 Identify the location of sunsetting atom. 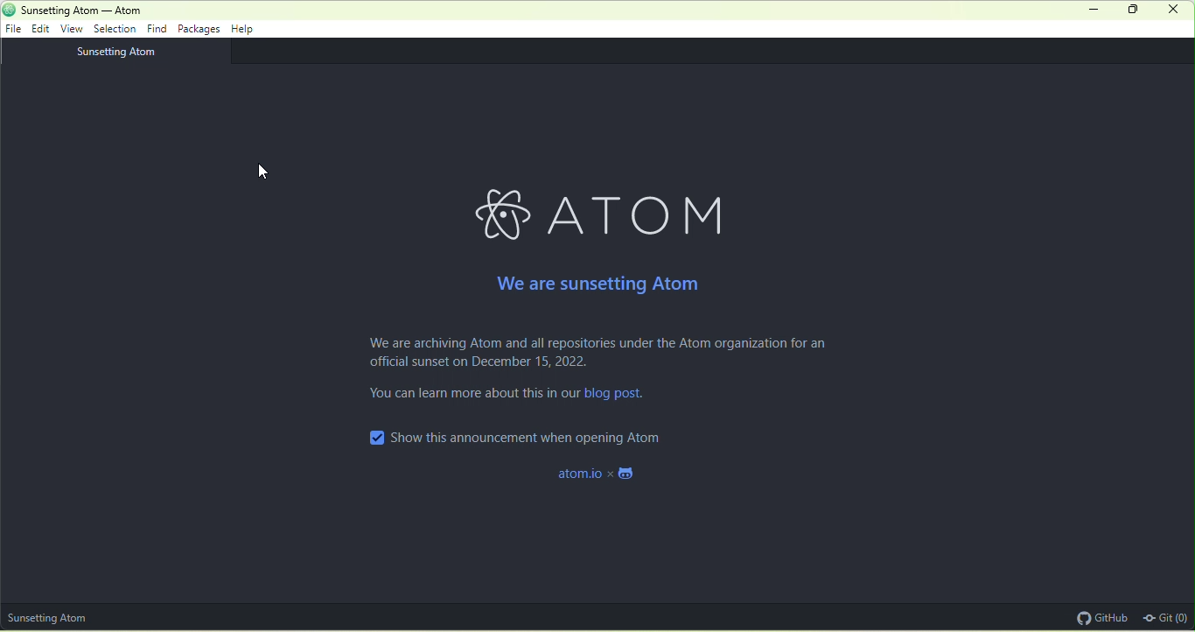
(130, 53).